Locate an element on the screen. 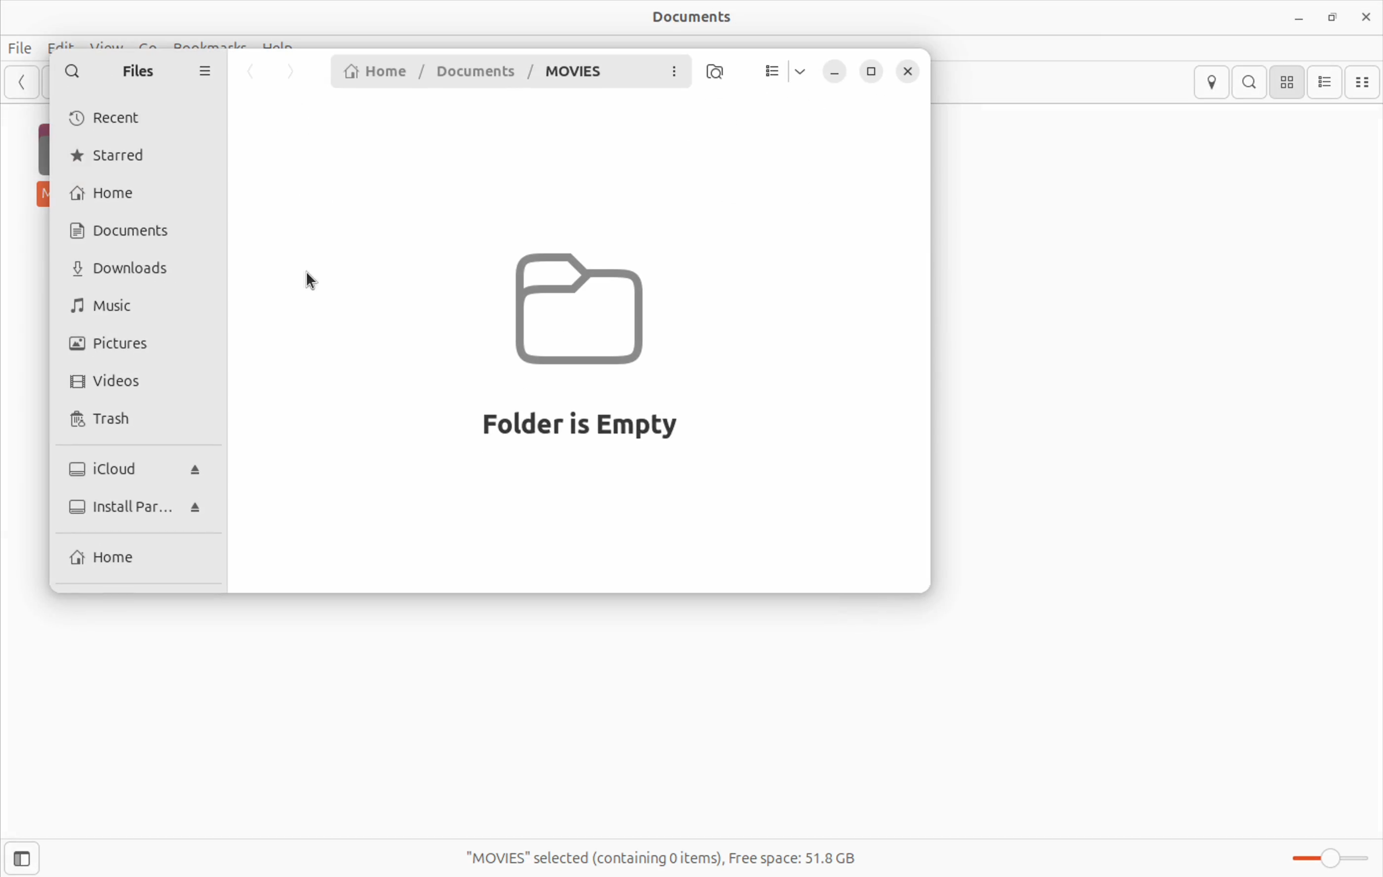  minimize is located at coordinates (835, 69).